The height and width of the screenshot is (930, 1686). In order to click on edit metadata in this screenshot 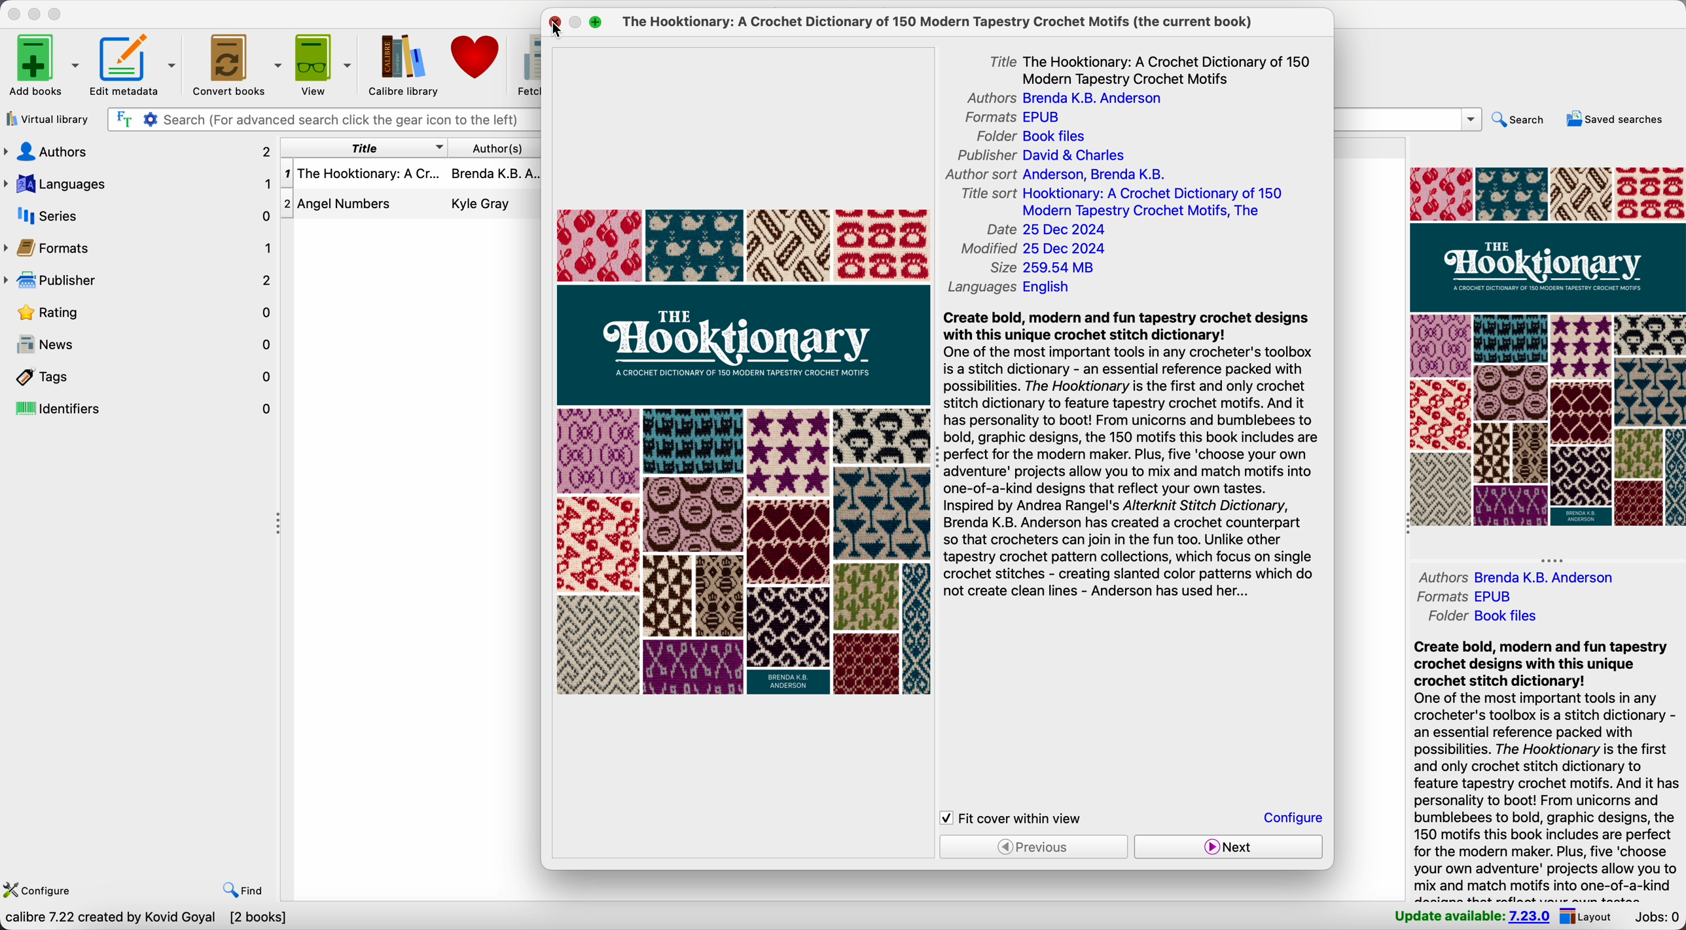, I will do `click(136, 66)`.